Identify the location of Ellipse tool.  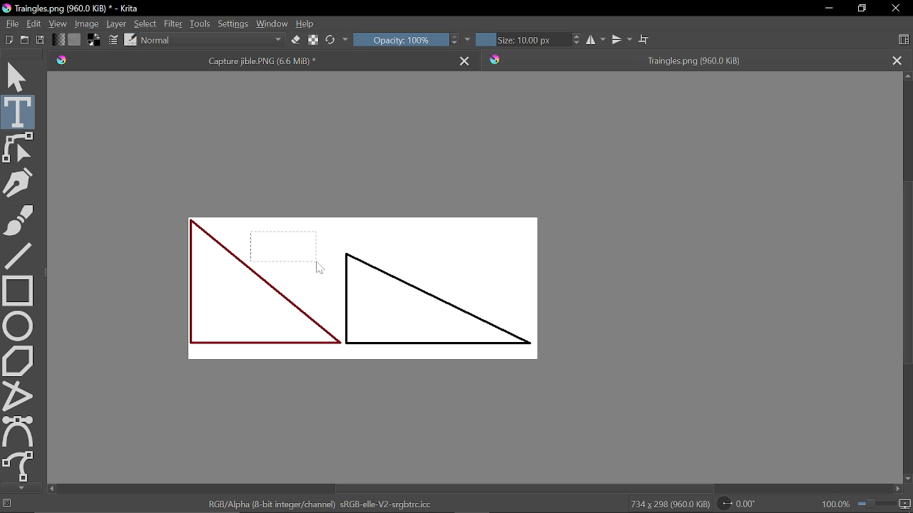
(18, 326).